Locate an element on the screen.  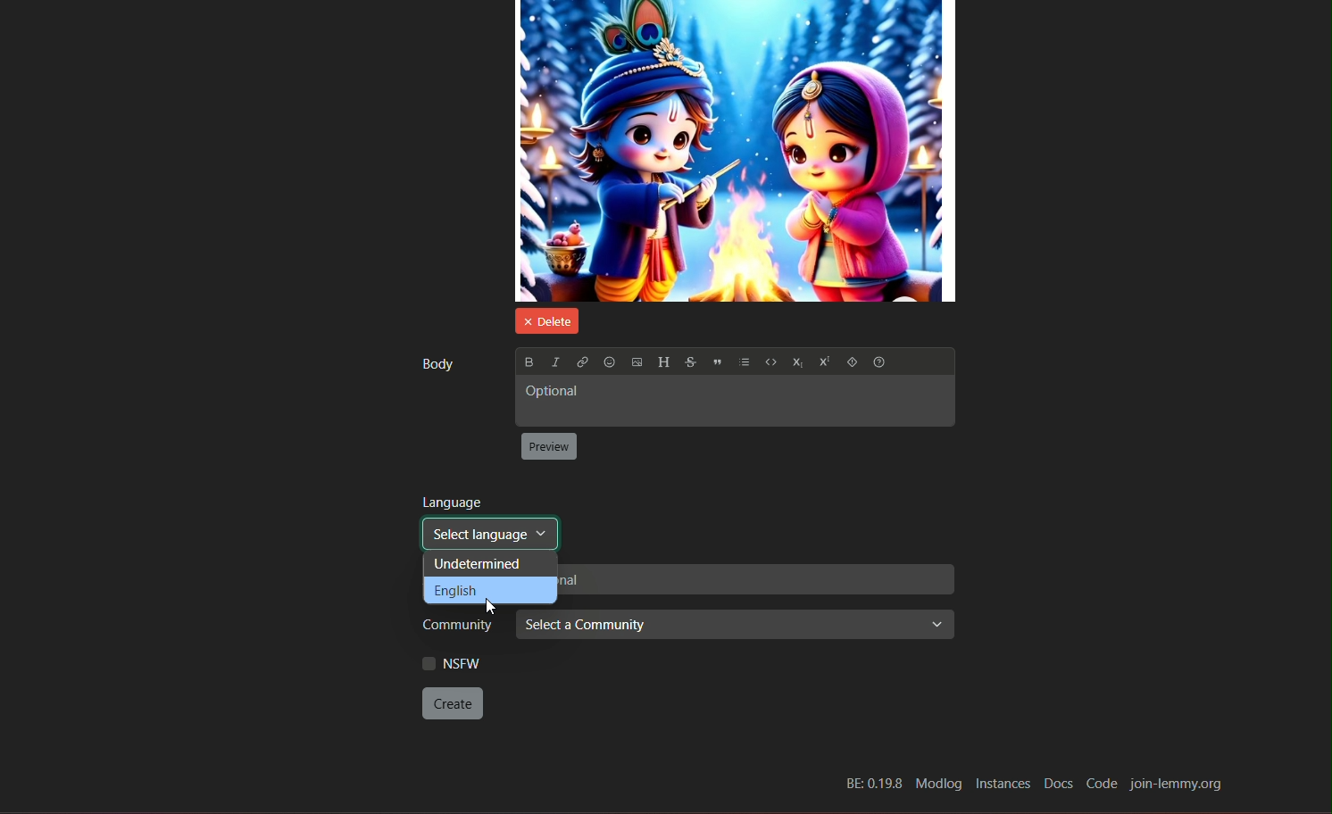
Delete is located at coordinates (544, 320).